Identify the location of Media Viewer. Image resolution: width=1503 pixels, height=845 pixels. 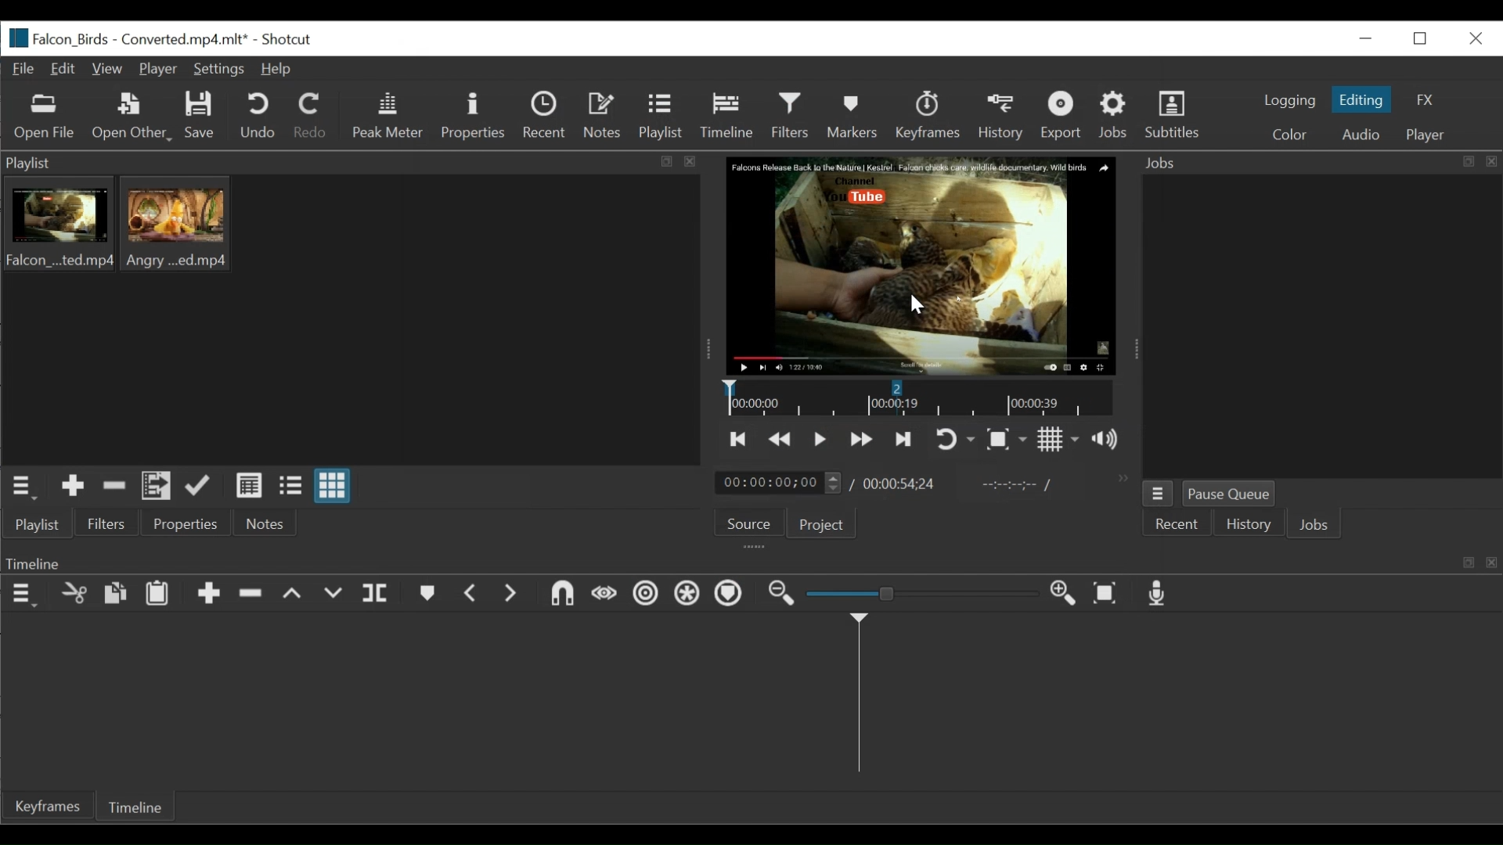
(918, 267).